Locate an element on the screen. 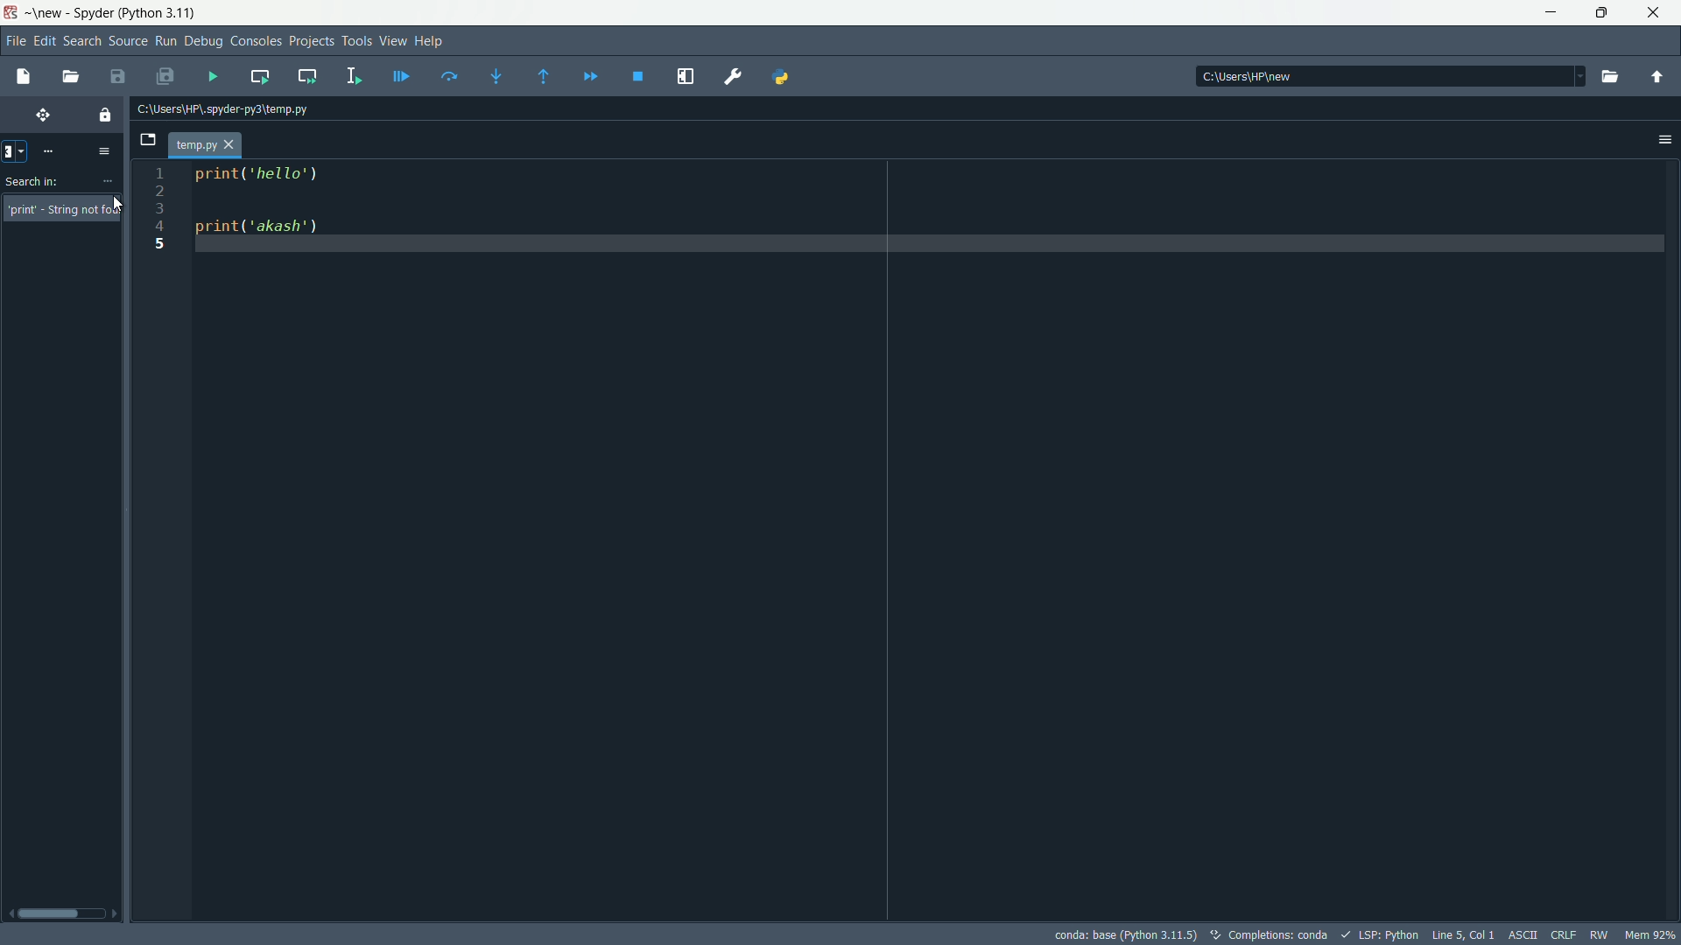 This screenshot has height=945, width=1681. debug current line is located at coordinates (397, 76).